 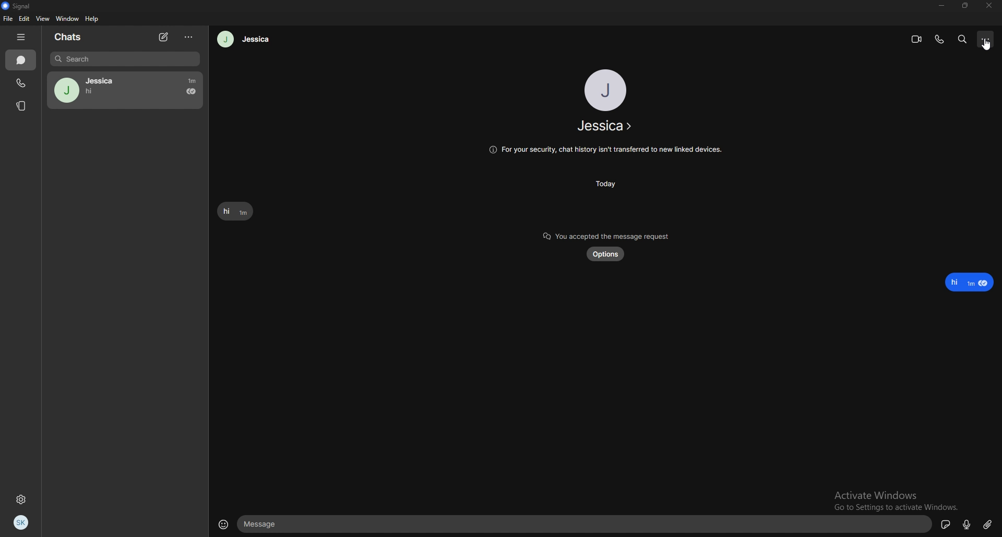 What do you see at coordinates (25, 19) in the screenshot?
I see `Edit` at bounding box center [25, 19].